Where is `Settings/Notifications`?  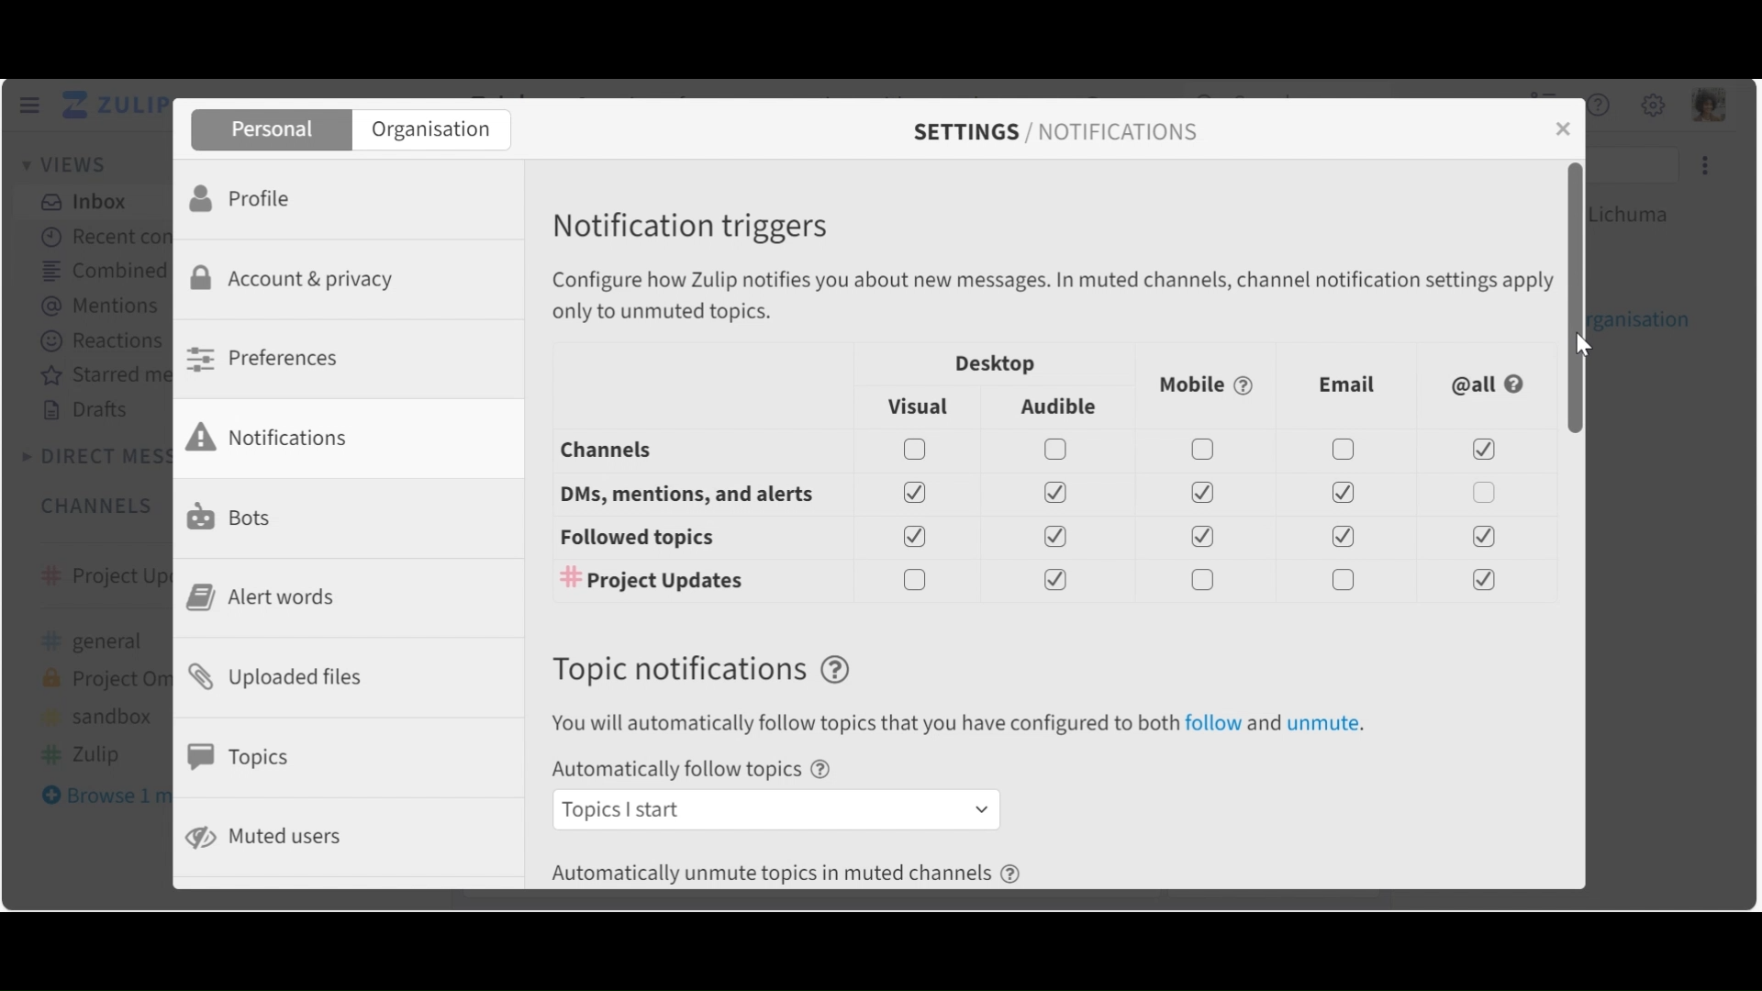 Settings/Notifications is located at coordinates (1065, 132).